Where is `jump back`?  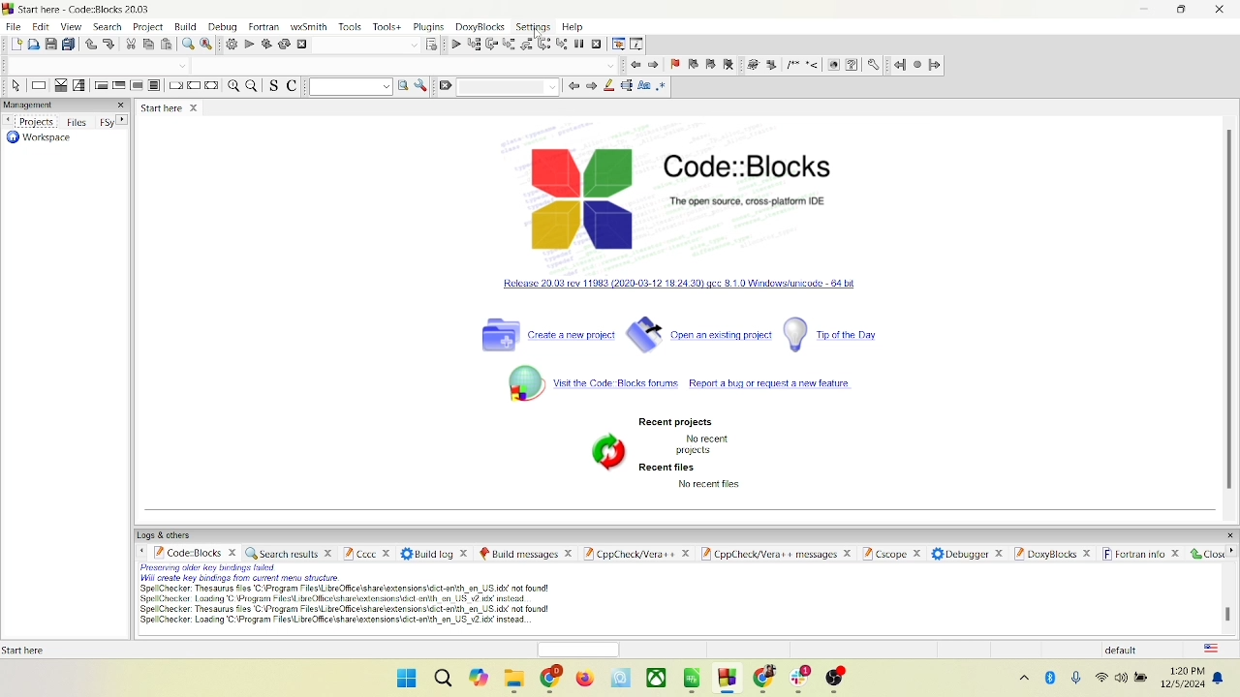 jump back is located at coordinates (899, 64).